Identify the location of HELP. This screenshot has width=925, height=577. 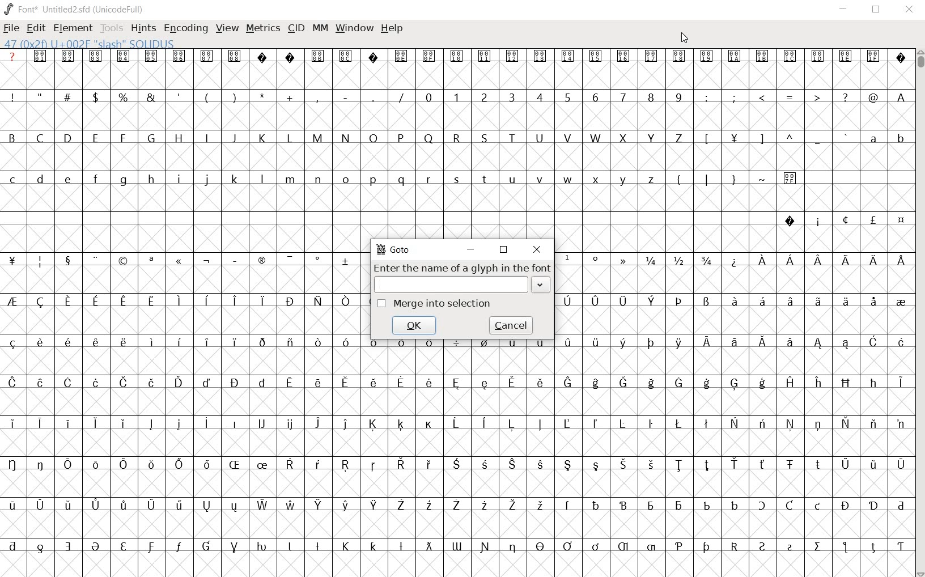
(392, 29).